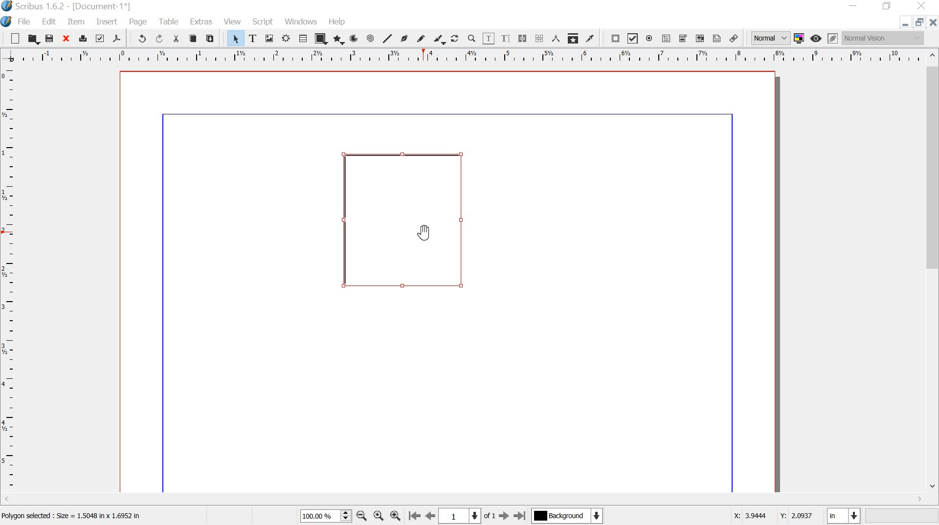 This screenshot has width=939, height=525. What do you see at coordinates (50, 39) in the screenshot?
I see `save` at bounding box center [50, 39].